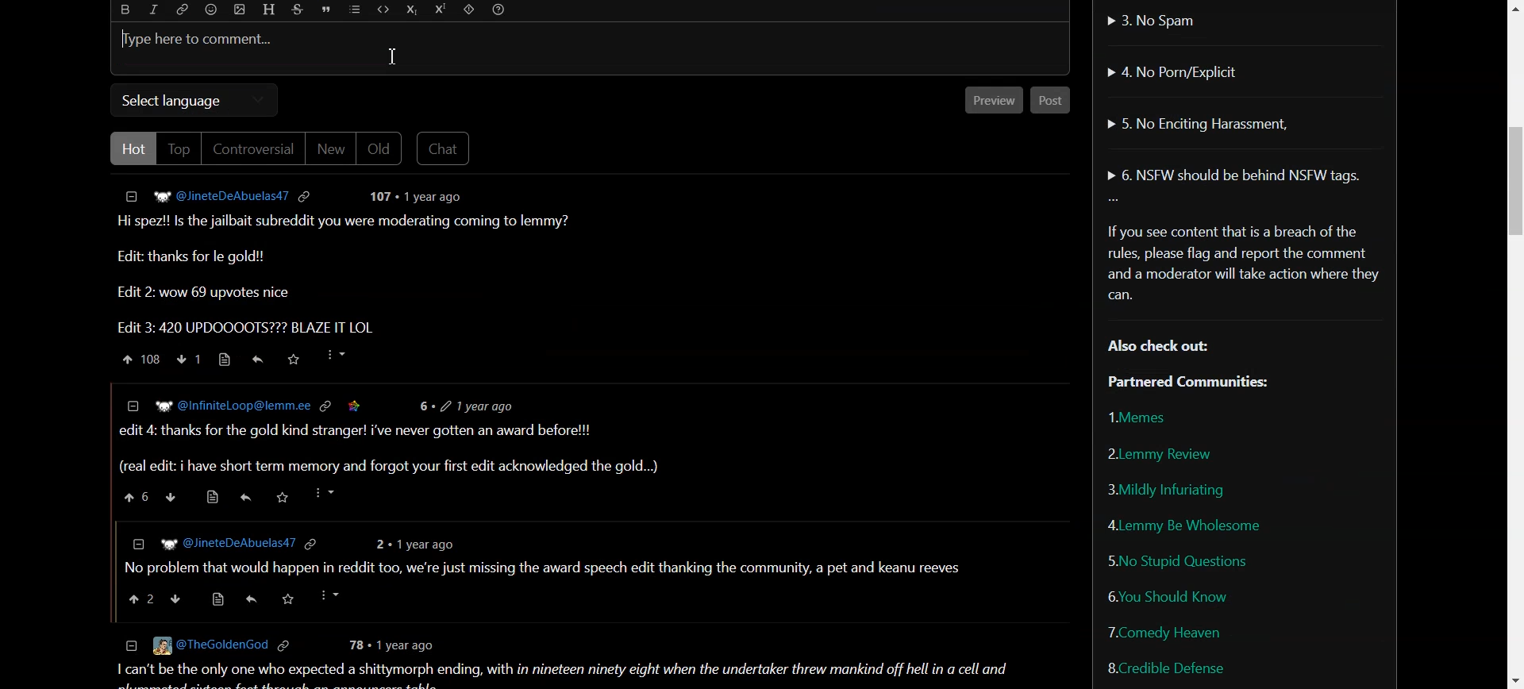 The width and height of the screenshot is (1524, 689). What do you see at coordinates (354, 10) in the screenshot?
I see `List` at bounding box center [354, 10].